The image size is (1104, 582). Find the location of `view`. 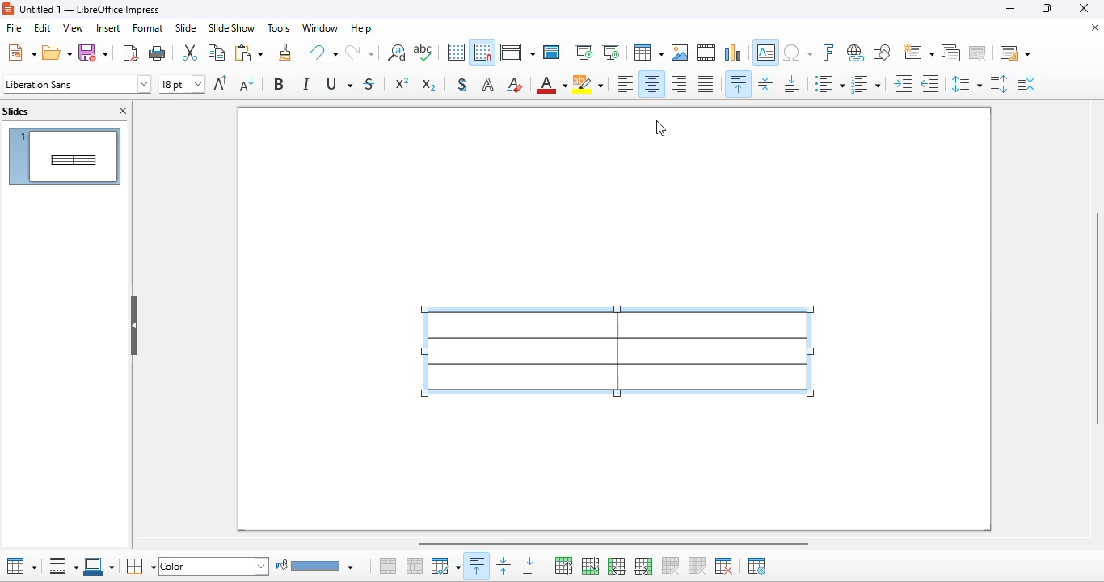

view is located at coordinates (517, 53).